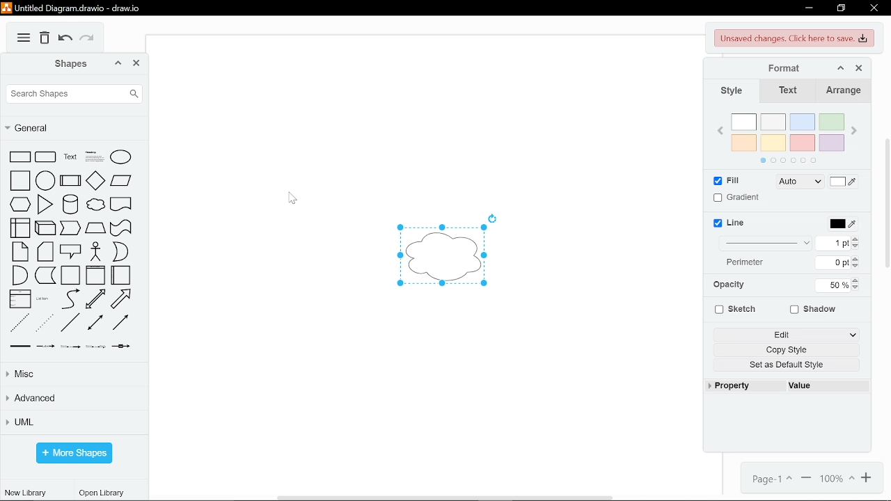  I want to click on connector with two label, so click(72, 347).